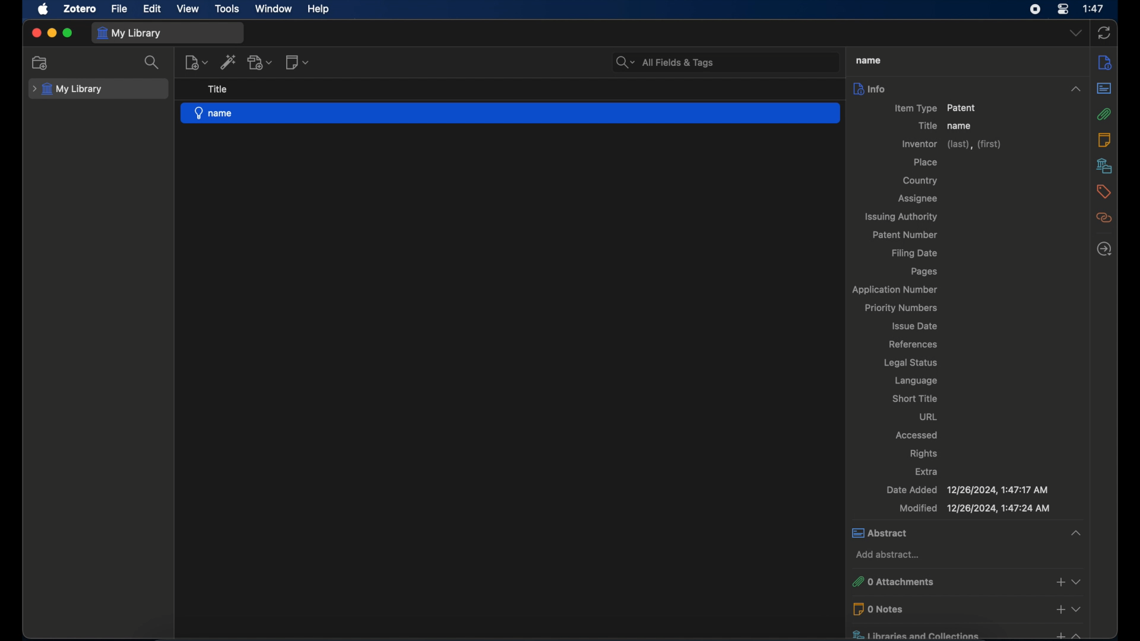 This screenshot has height=641, width=1140. What do you see at coordinates (1104, 249) in the screenshot?
I see `locate` at bounding box center [1104, 249].